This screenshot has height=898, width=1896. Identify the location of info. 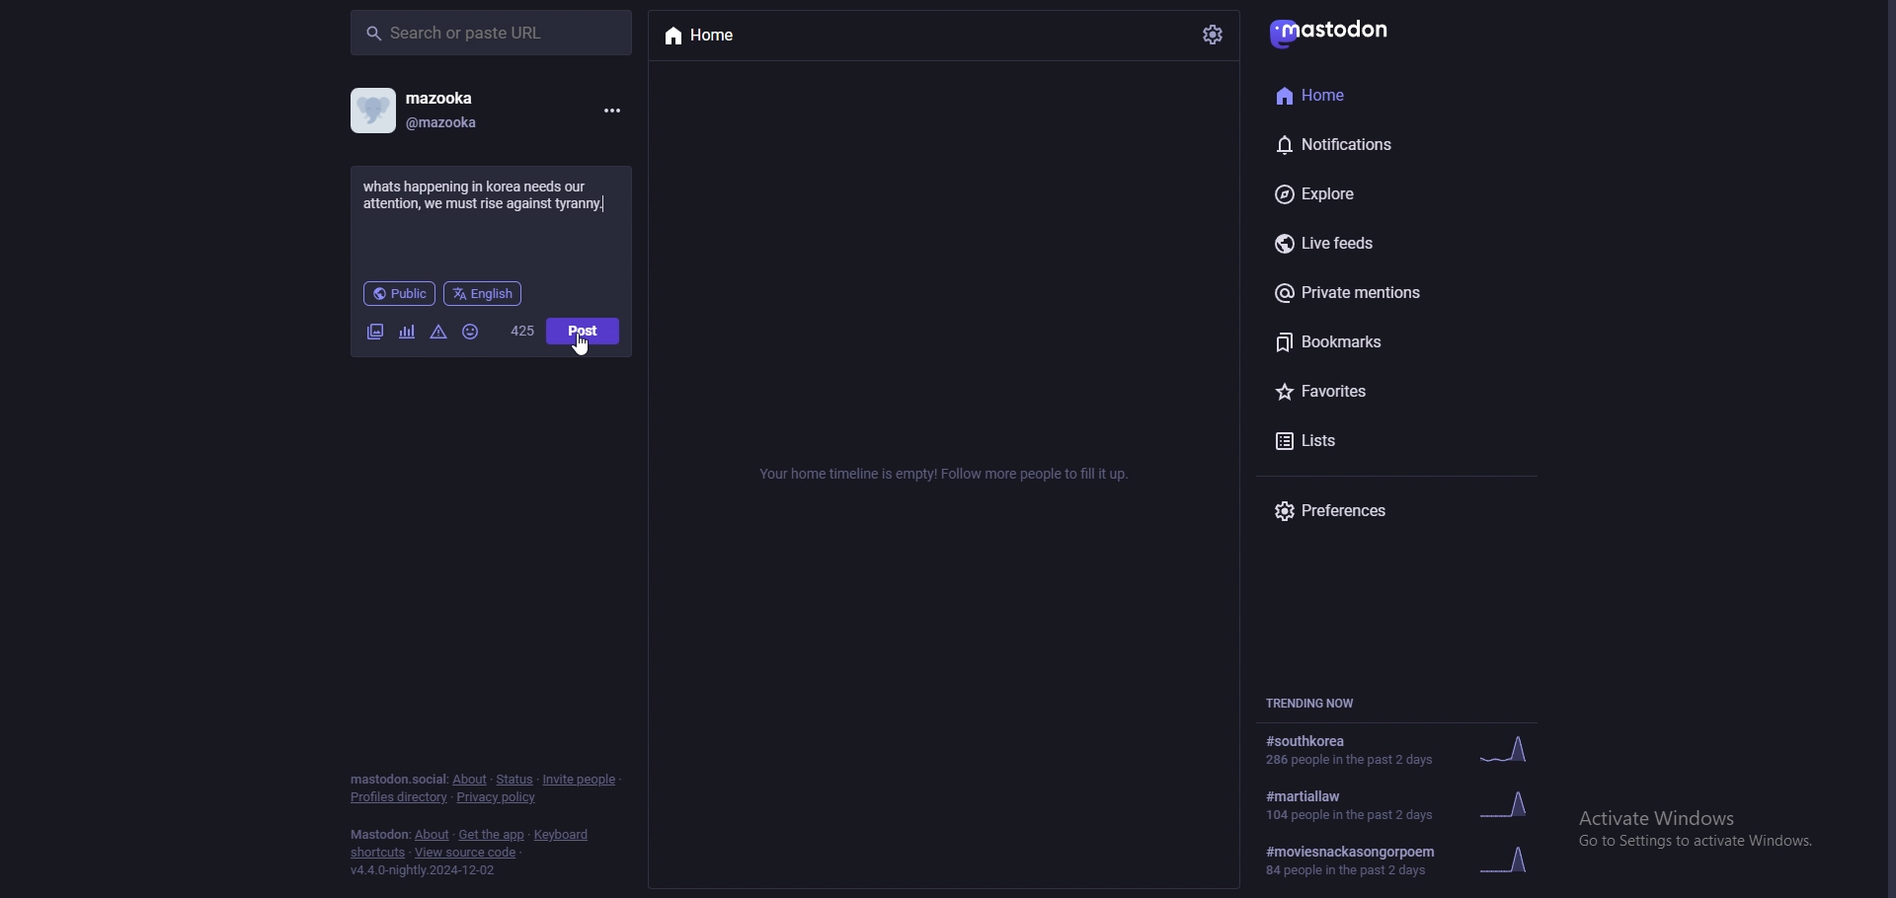
(949, 474).